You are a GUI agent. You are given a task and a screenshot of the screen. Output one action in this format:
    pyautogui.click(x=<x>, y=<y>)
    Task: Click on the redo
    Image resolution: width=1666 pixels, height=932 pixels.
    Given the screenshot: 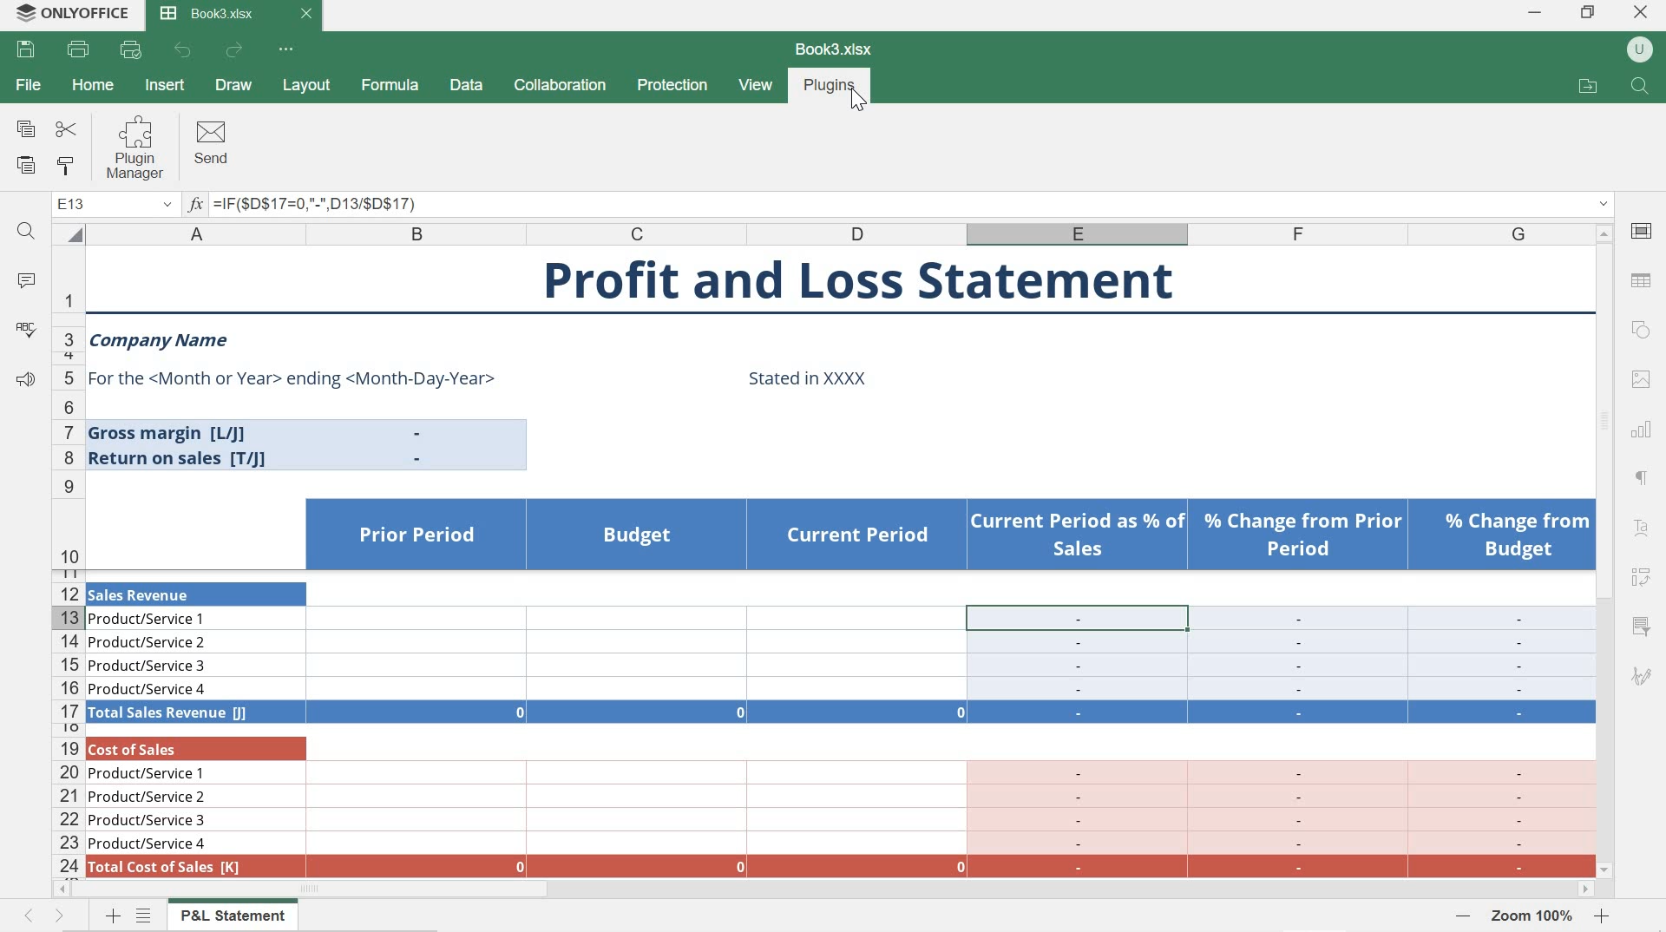 What is the action you would take?
    pyautogui.click(x=236, y=52)
    